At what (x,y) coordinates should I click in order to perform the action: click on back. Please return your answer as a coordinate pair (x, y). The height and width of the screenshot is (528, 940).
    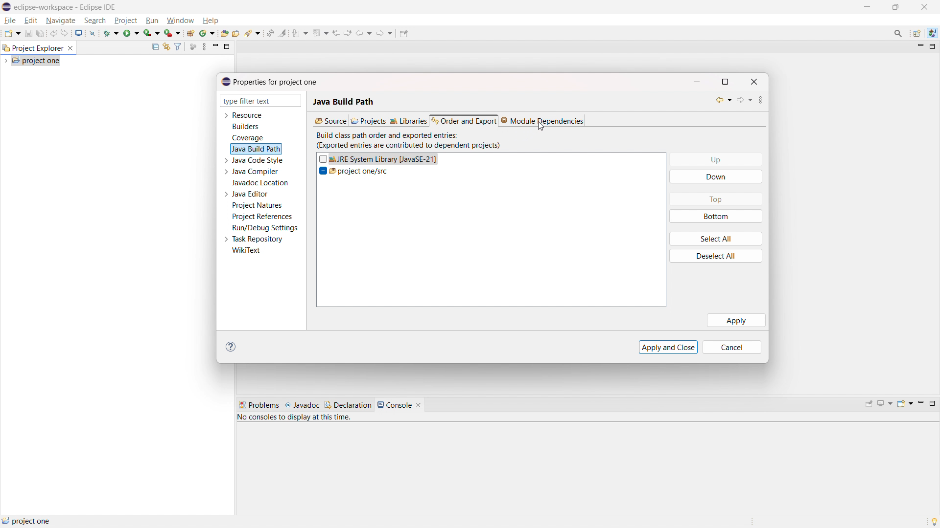
    Looking at the image, I should click on (364, 32).